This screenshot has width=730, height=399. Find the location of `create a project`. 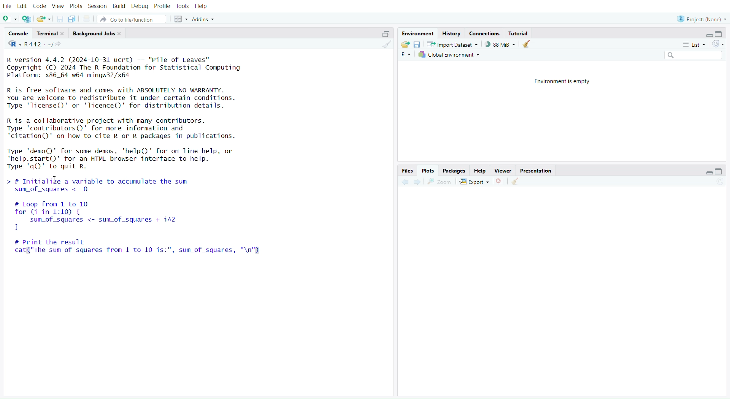

create a project is located at coordinates (27, 19).